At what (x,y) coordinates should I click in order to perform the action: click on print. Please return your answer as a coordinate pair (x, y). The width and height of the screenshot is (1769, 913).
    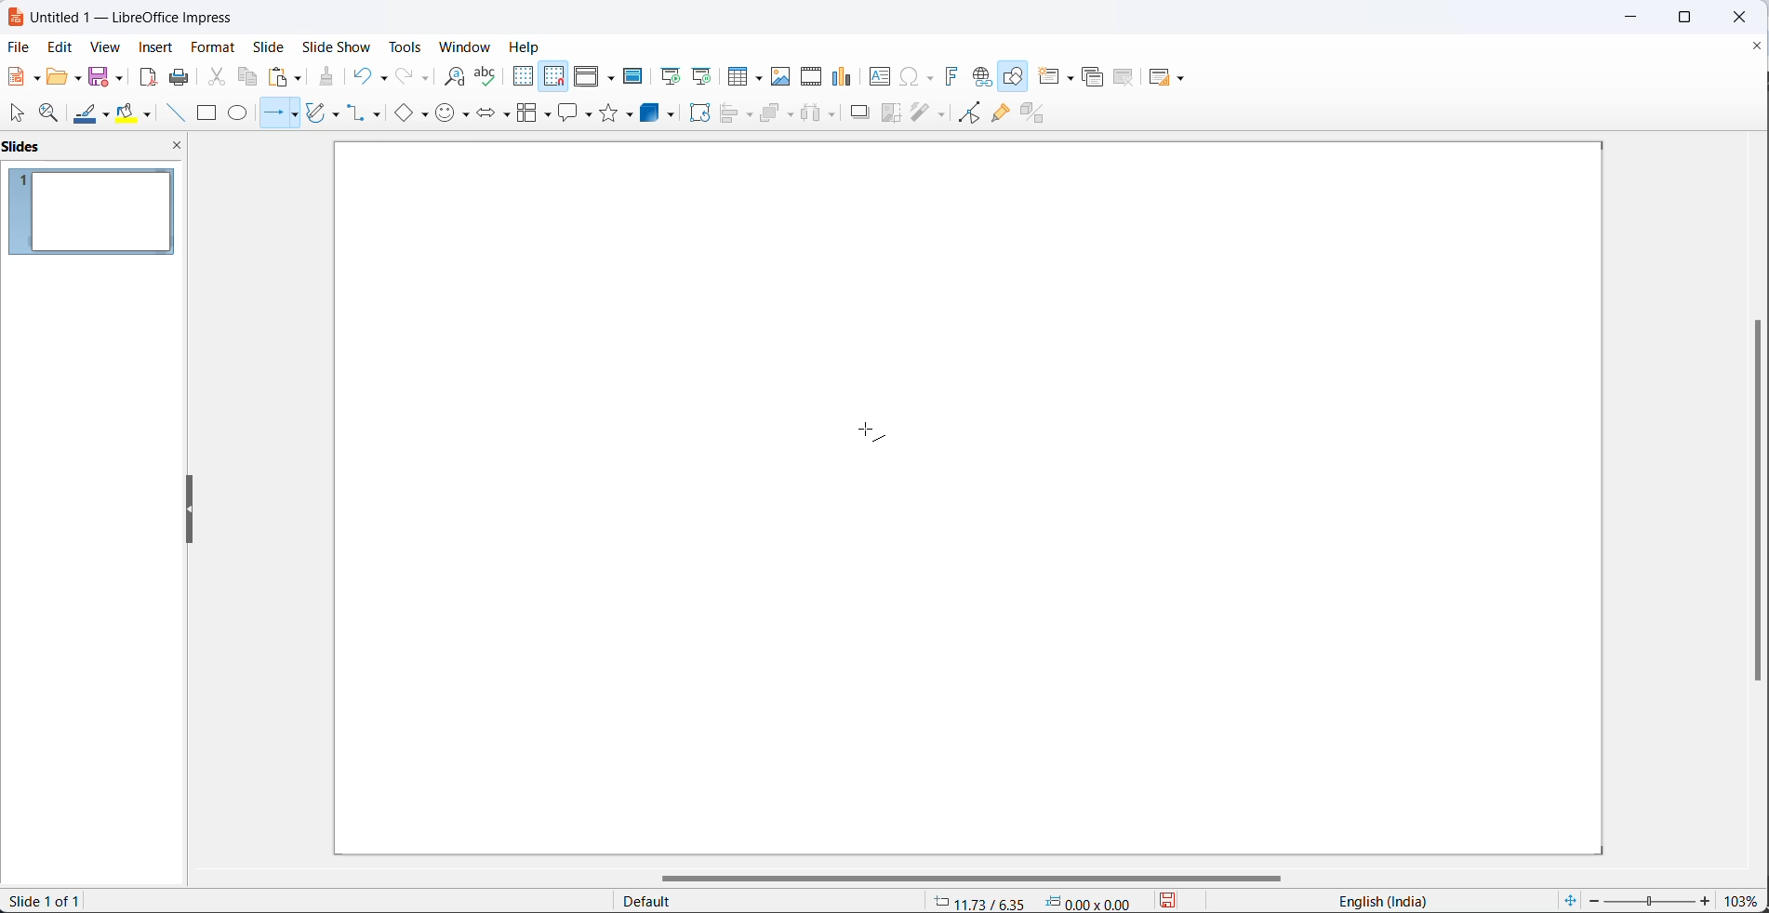
    Looking at the image, I should click on (180, 75).